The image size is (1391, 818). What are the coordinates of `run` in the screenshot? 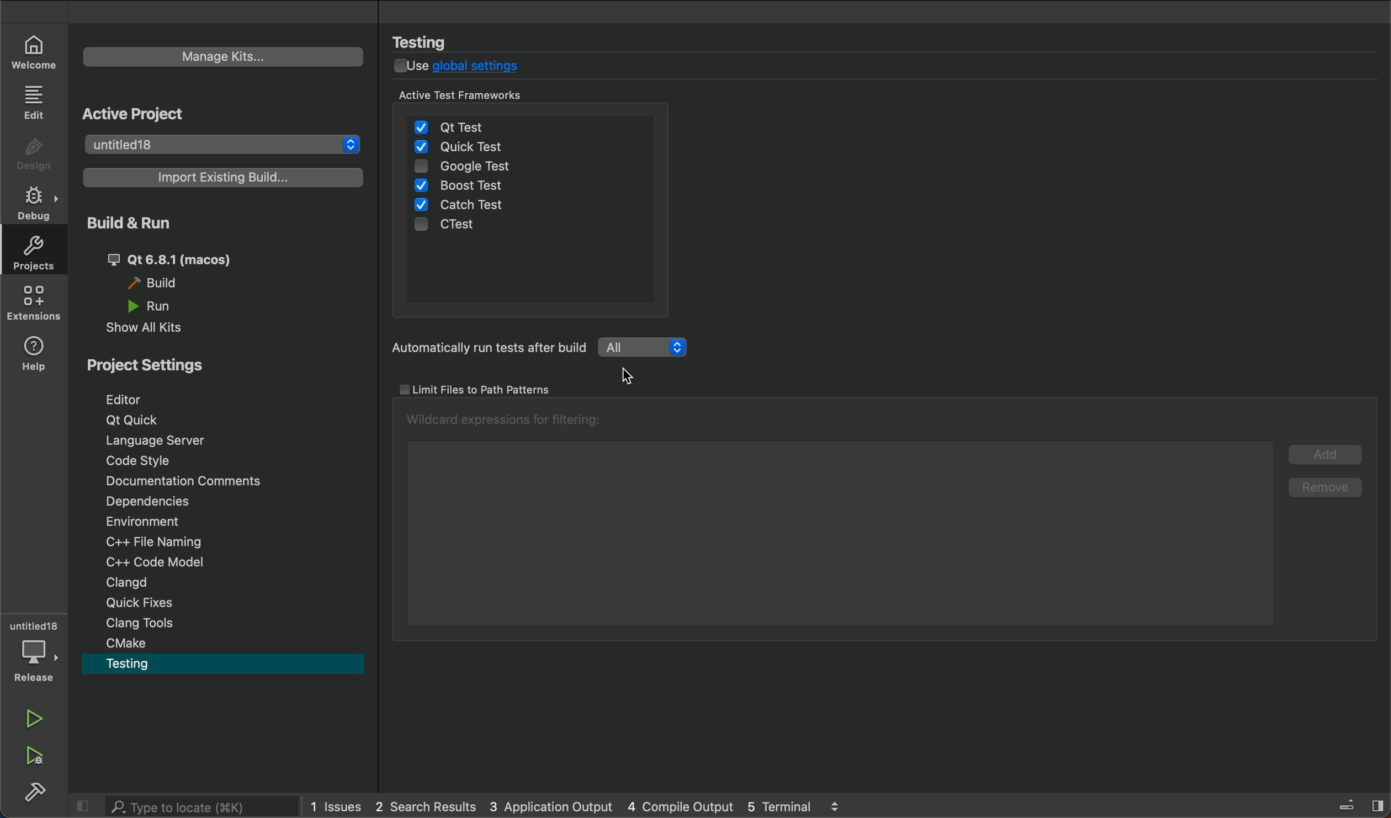 It's located at (35, 716).